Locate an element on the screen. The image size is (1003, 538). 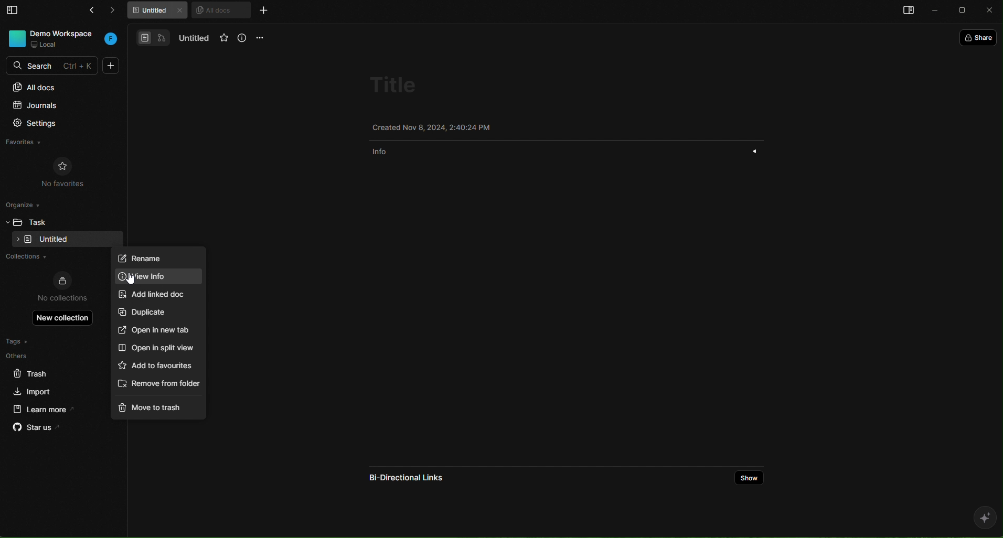
tags is located at coordinates (38, 341).